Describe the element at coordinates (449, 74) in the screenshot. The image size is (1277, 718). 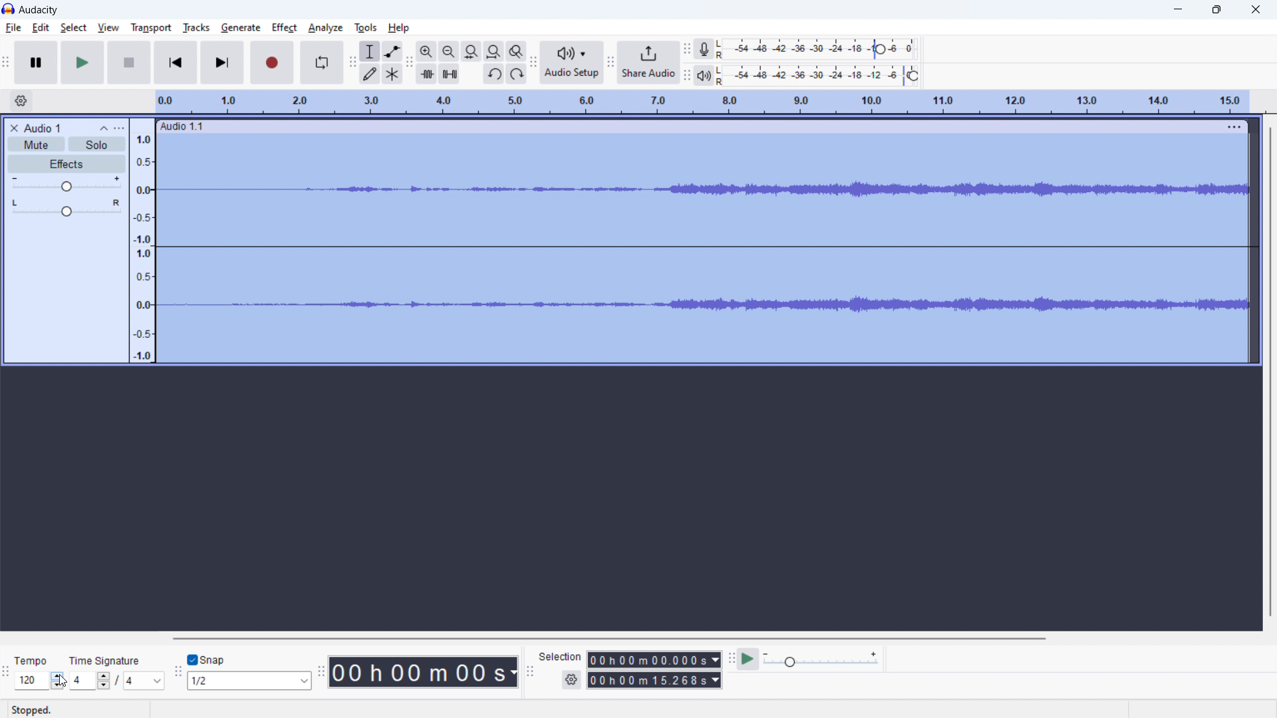
I see `silence audio selection` at that location.